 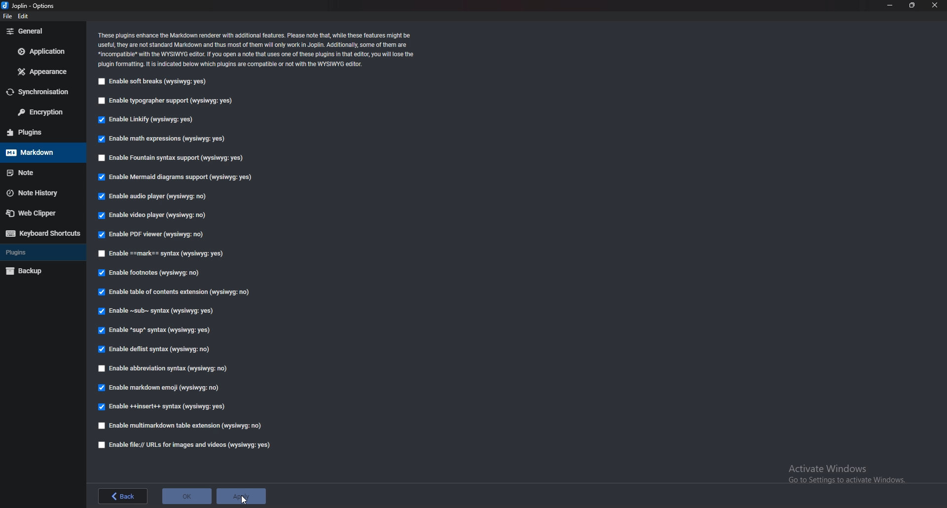 What do you see at coordinates (25, 17) in the screenshot?
I see `edit` at bounding box center [25, 17].